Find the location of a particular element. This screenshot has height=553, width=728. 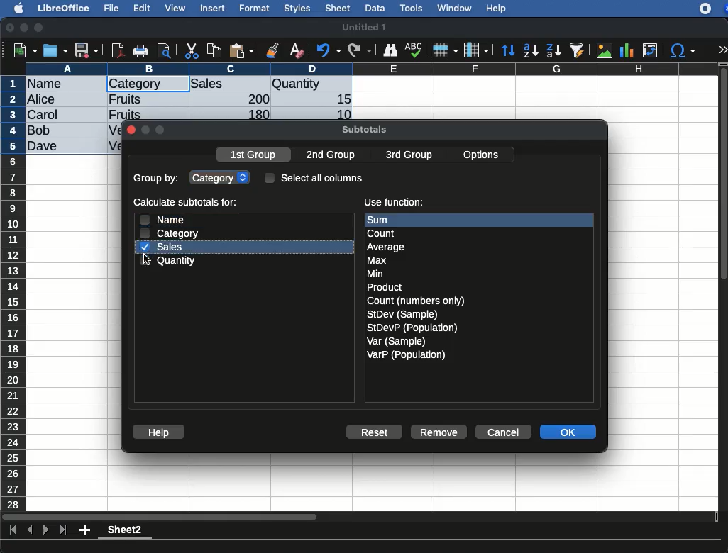

data is located at coordinates (375, 6).